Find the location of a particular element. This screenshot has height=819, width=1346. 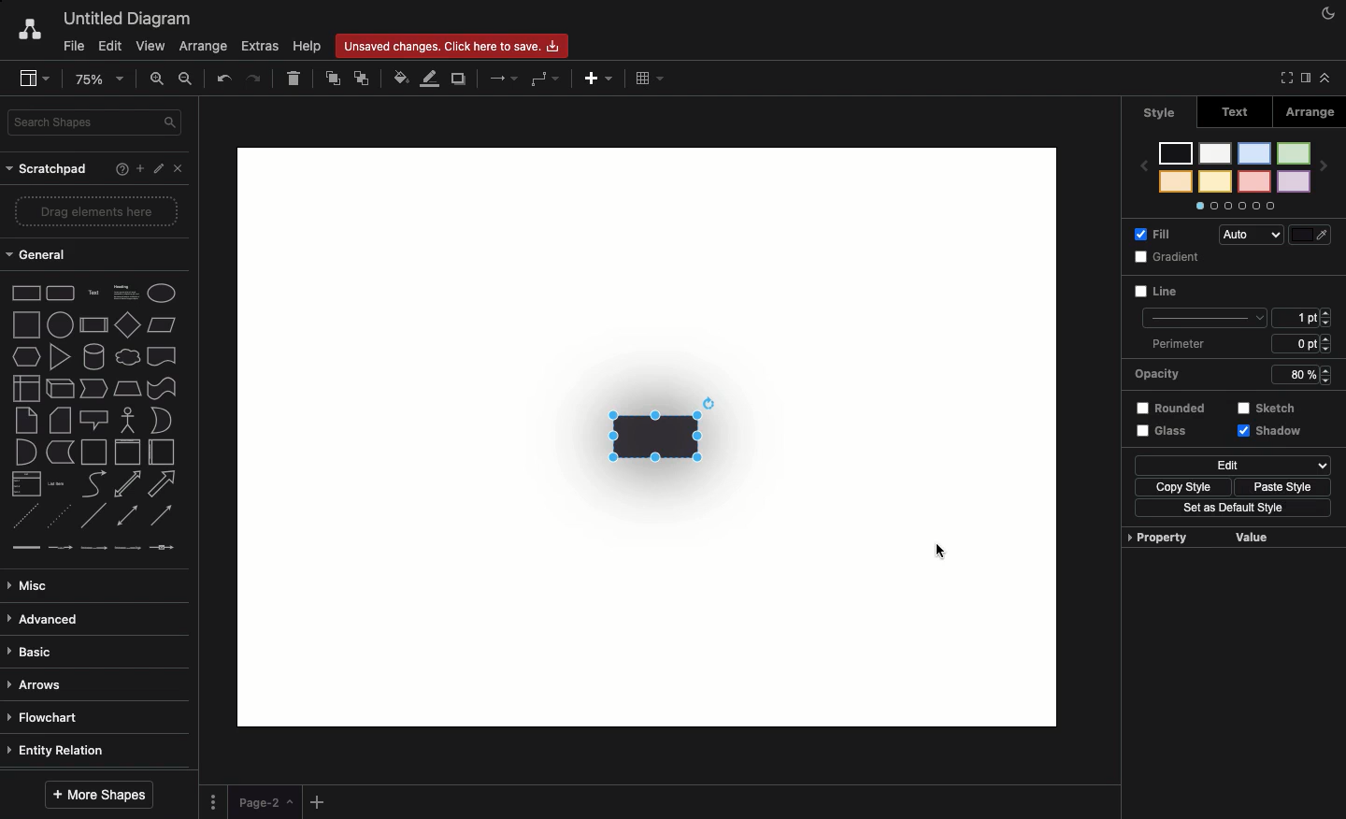

Draw.io is located at coordinates (31, 33).